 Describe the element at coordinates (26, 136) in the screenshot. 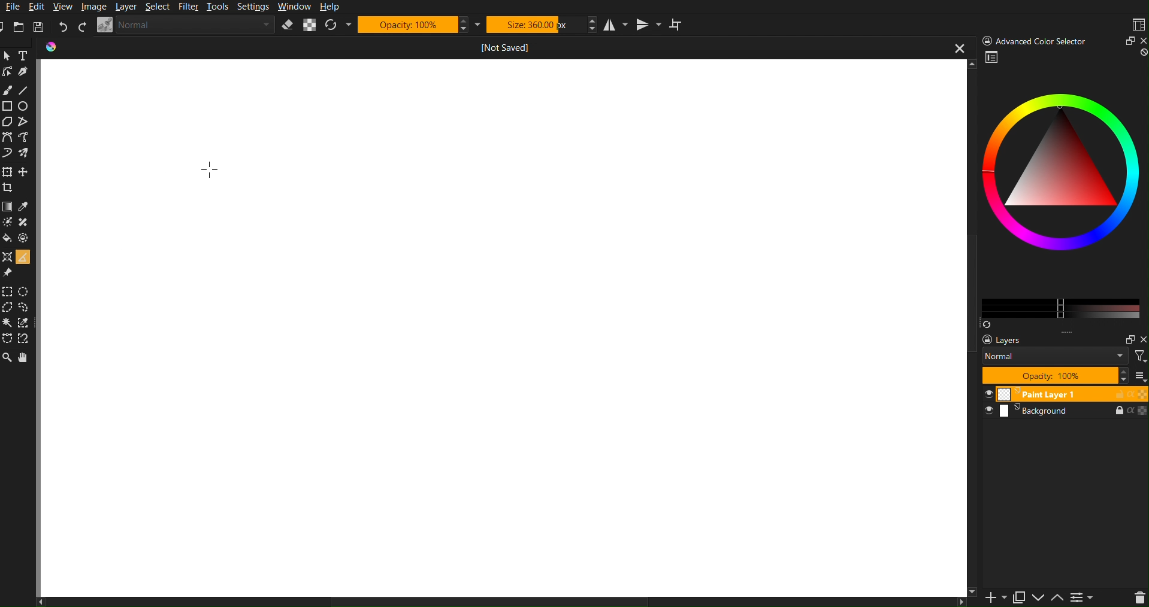

I see `Bezier Curve` at that location.